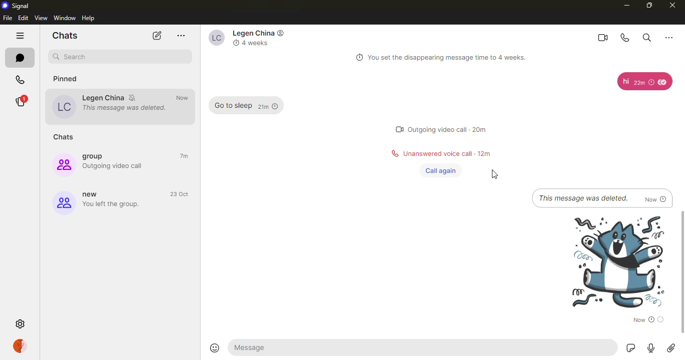 This screenshot has height=360, width=685. Describe the element at coordinates (66, 36) in the screenshot. I see `chats` at that location.